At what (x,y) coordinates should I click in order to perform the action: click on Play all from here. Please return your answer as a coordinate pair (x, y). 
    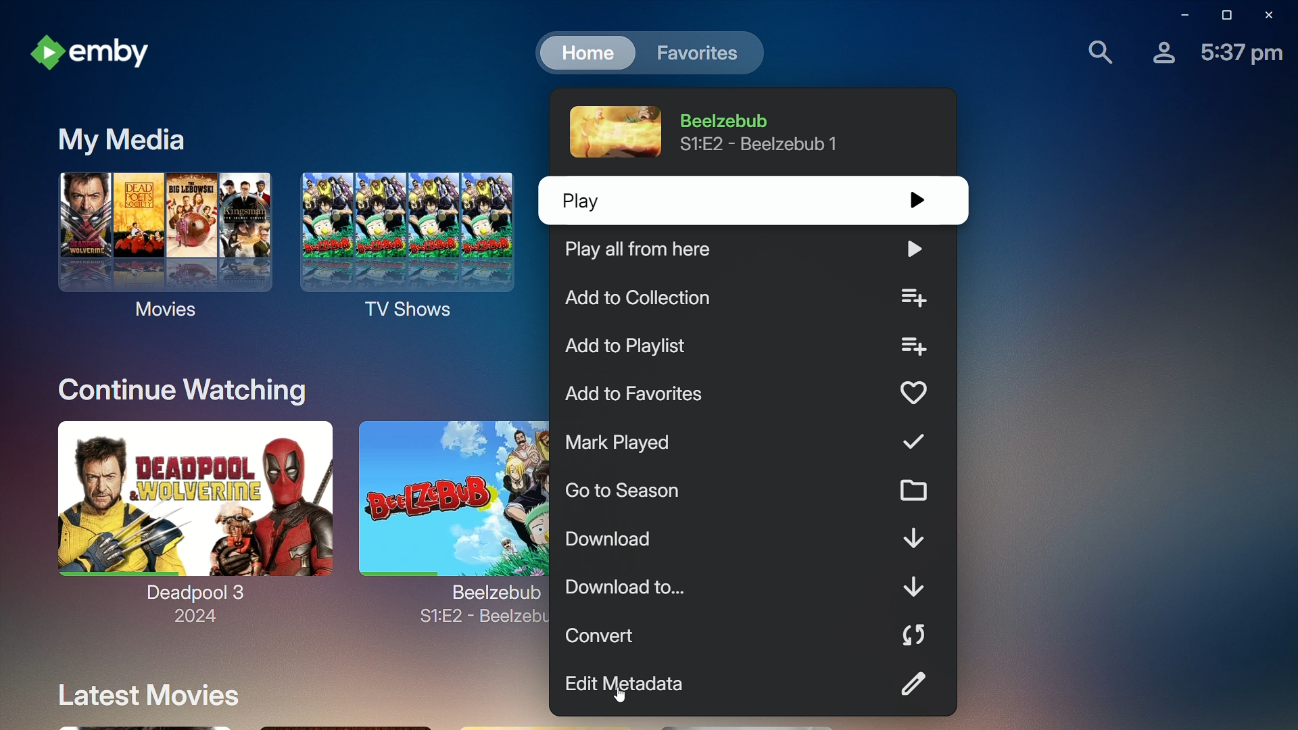
    Looking at the image, I should click on (756, 251).